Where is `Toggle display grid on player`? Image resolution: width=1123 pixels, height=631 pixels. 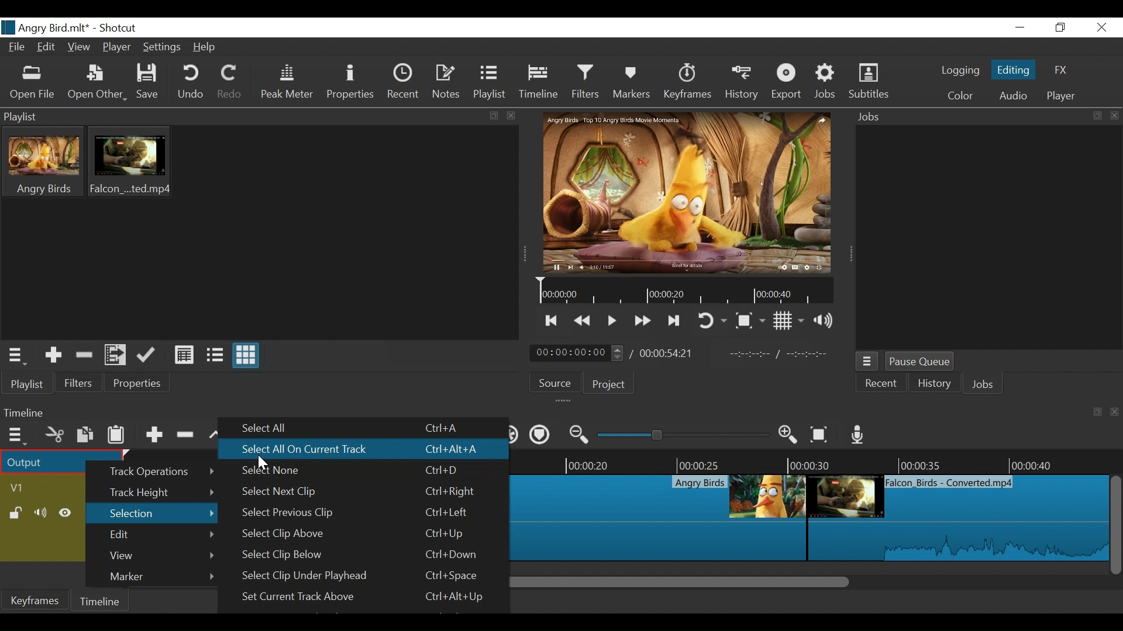
Toggle display grid on player is located at coordinates (790, 322).